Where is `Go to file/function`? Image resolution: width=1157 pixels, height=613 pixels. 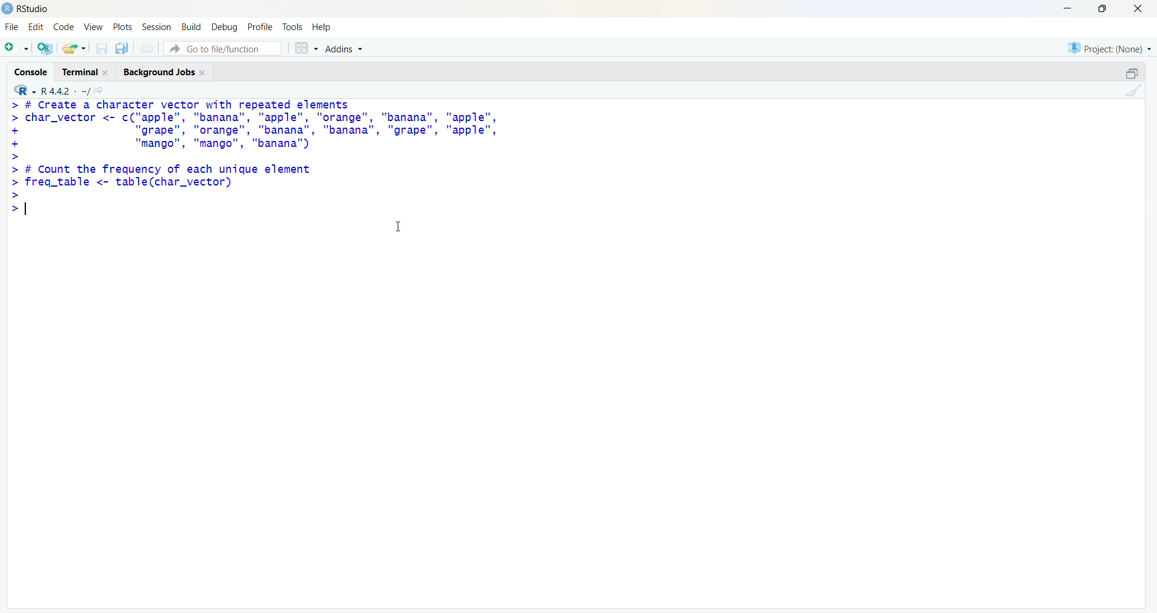
Go to file/function is located at coordinates (224, 48).